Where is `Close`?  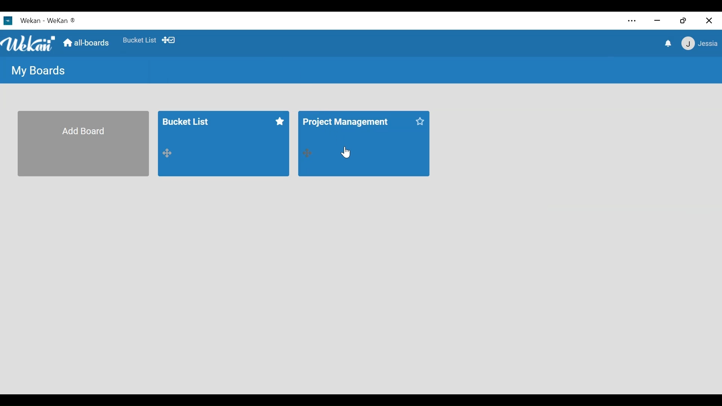 Close is located at coordinates (708, 21).